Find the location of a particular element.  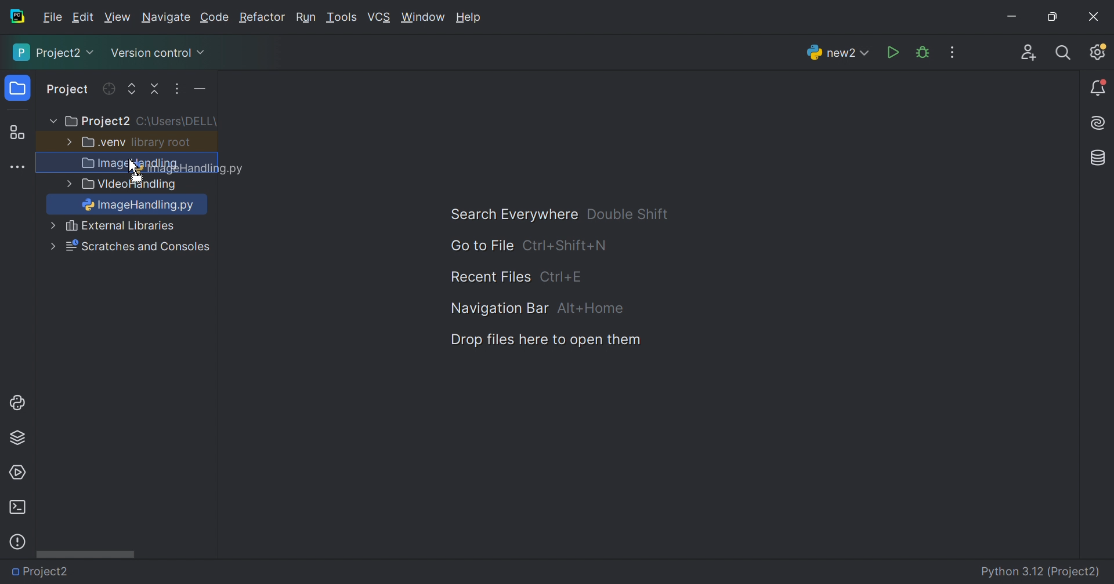

Database is located at coordinates (1099, 159).